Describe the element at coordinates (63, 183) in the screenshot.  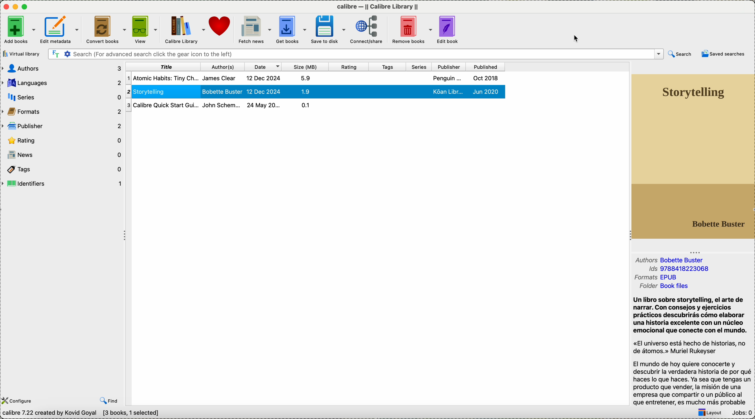
I see `identifiers` at that location.